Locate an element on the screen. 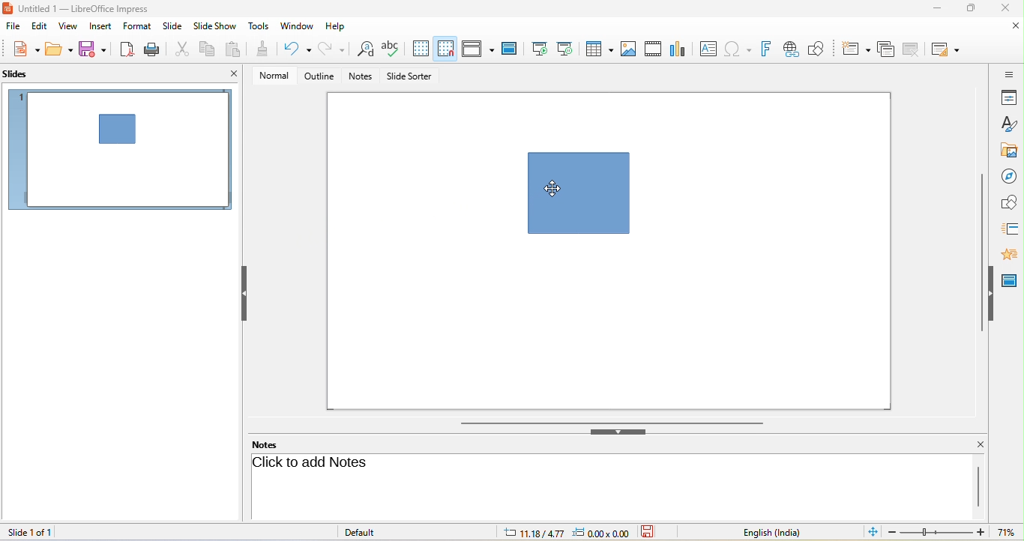 This screenshot has width=1024, height=541. table is located at coordinates (600, 49).